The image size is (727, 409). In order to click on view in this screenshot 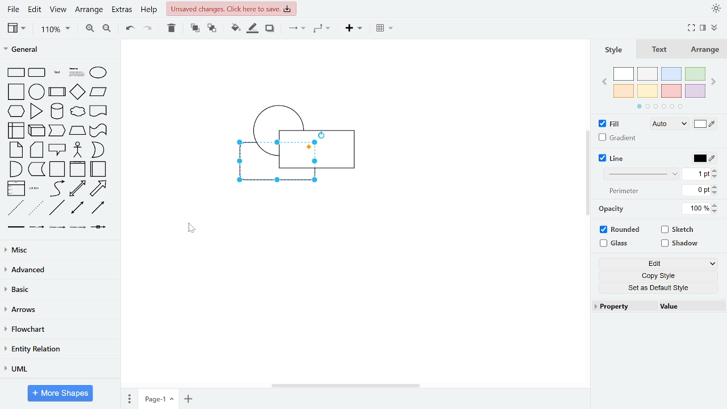, I will do `click(58, 10)`.